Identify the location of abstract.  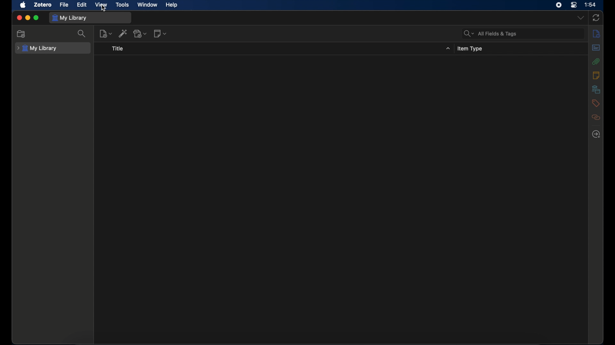
(596, 48).